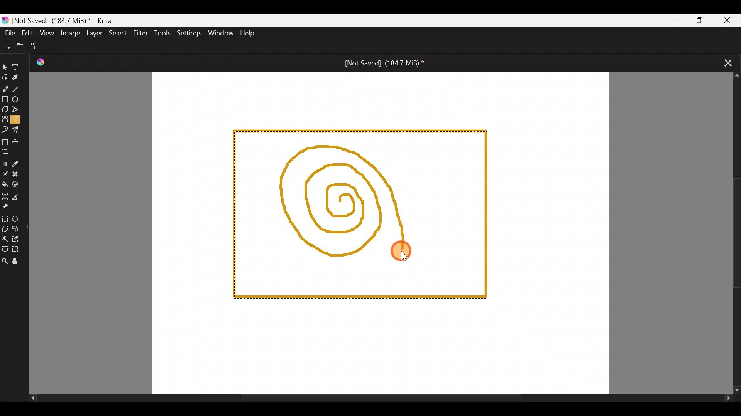  Describe the element at coordinates (117, 34) in the screenshot. I see `Select` at that location.